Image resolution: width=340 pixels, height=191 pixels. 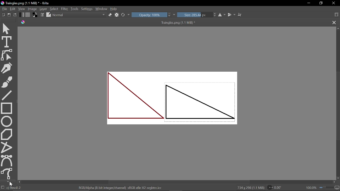 I want to click on Line tool, so click(x=7, y=95).